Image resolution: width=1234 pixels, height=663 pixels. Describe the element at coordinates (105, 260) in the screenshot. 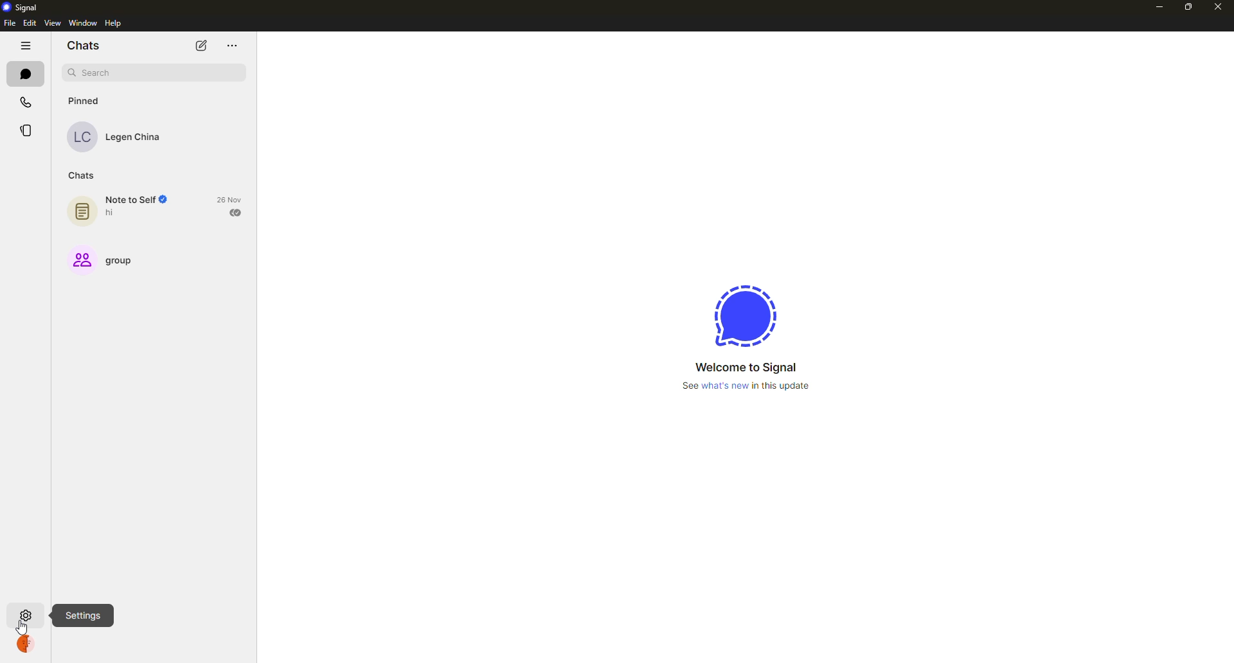

I see `group` at that location.